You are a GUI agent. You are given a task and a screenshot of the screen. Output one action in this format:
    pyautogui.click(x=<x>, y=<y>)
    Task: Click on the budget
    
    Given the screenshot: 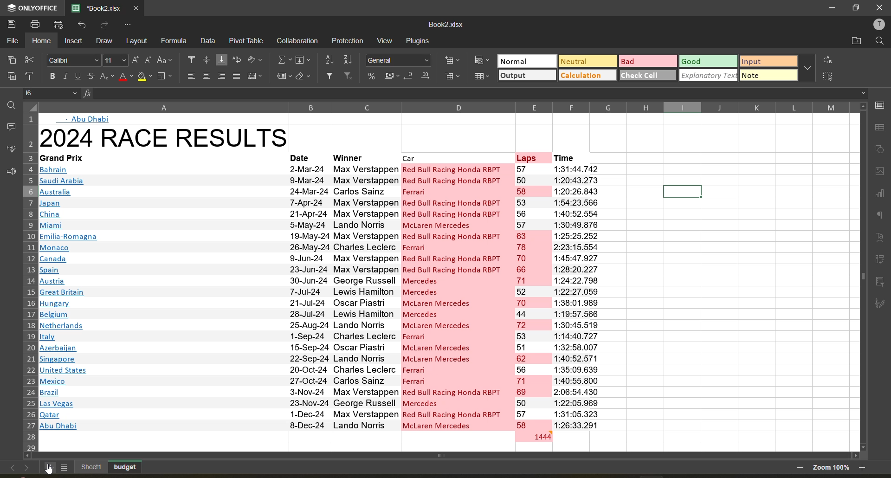 What is the action you would take?
    pyautogui.click(x=123, y=466)
    